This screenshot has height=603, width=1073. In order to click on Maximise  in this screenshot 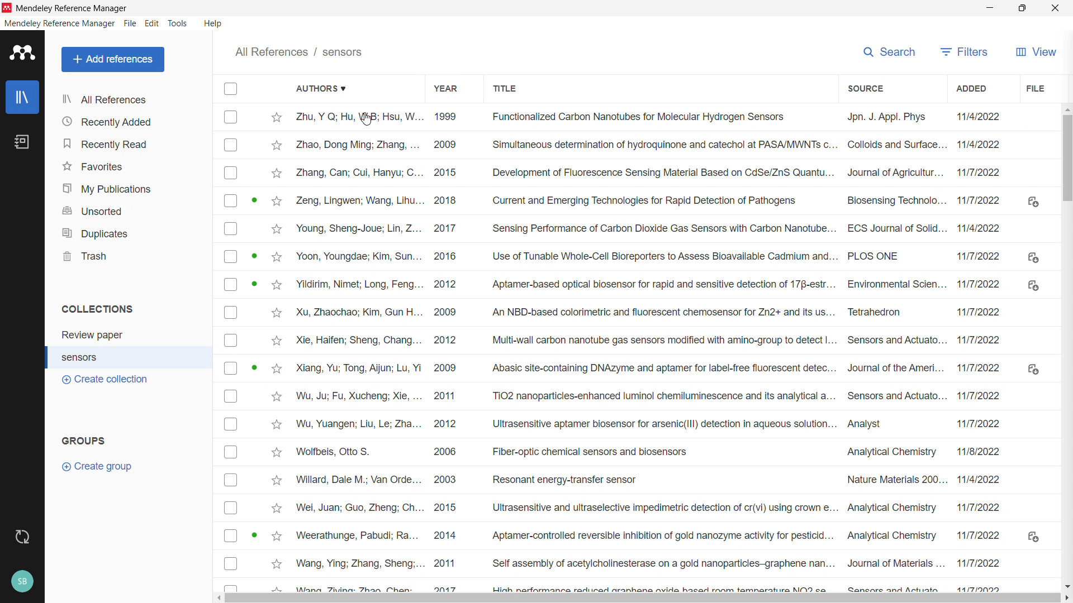, I will do `click(1022, 8)`.